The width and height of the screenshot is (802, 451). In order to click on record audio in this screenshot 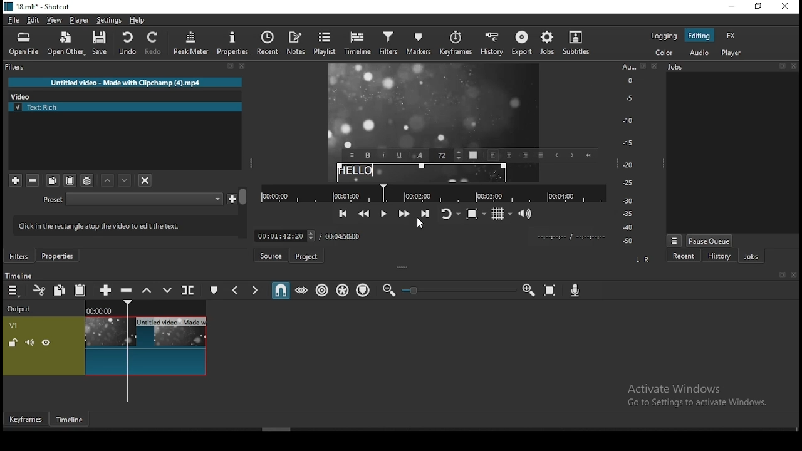, I will do `click(576, 291)`.